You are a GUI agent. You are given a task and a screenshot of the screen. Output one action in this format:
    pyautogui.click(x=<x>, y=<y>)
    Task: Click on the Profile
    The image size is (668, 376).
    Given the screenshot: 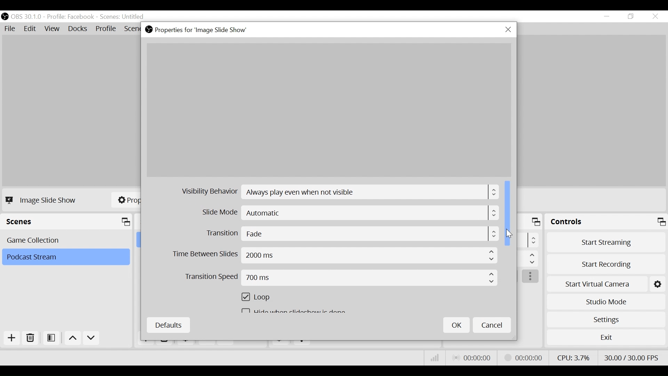 What is the action you would take?
    pyautogui.click(x=106, y=29)
    